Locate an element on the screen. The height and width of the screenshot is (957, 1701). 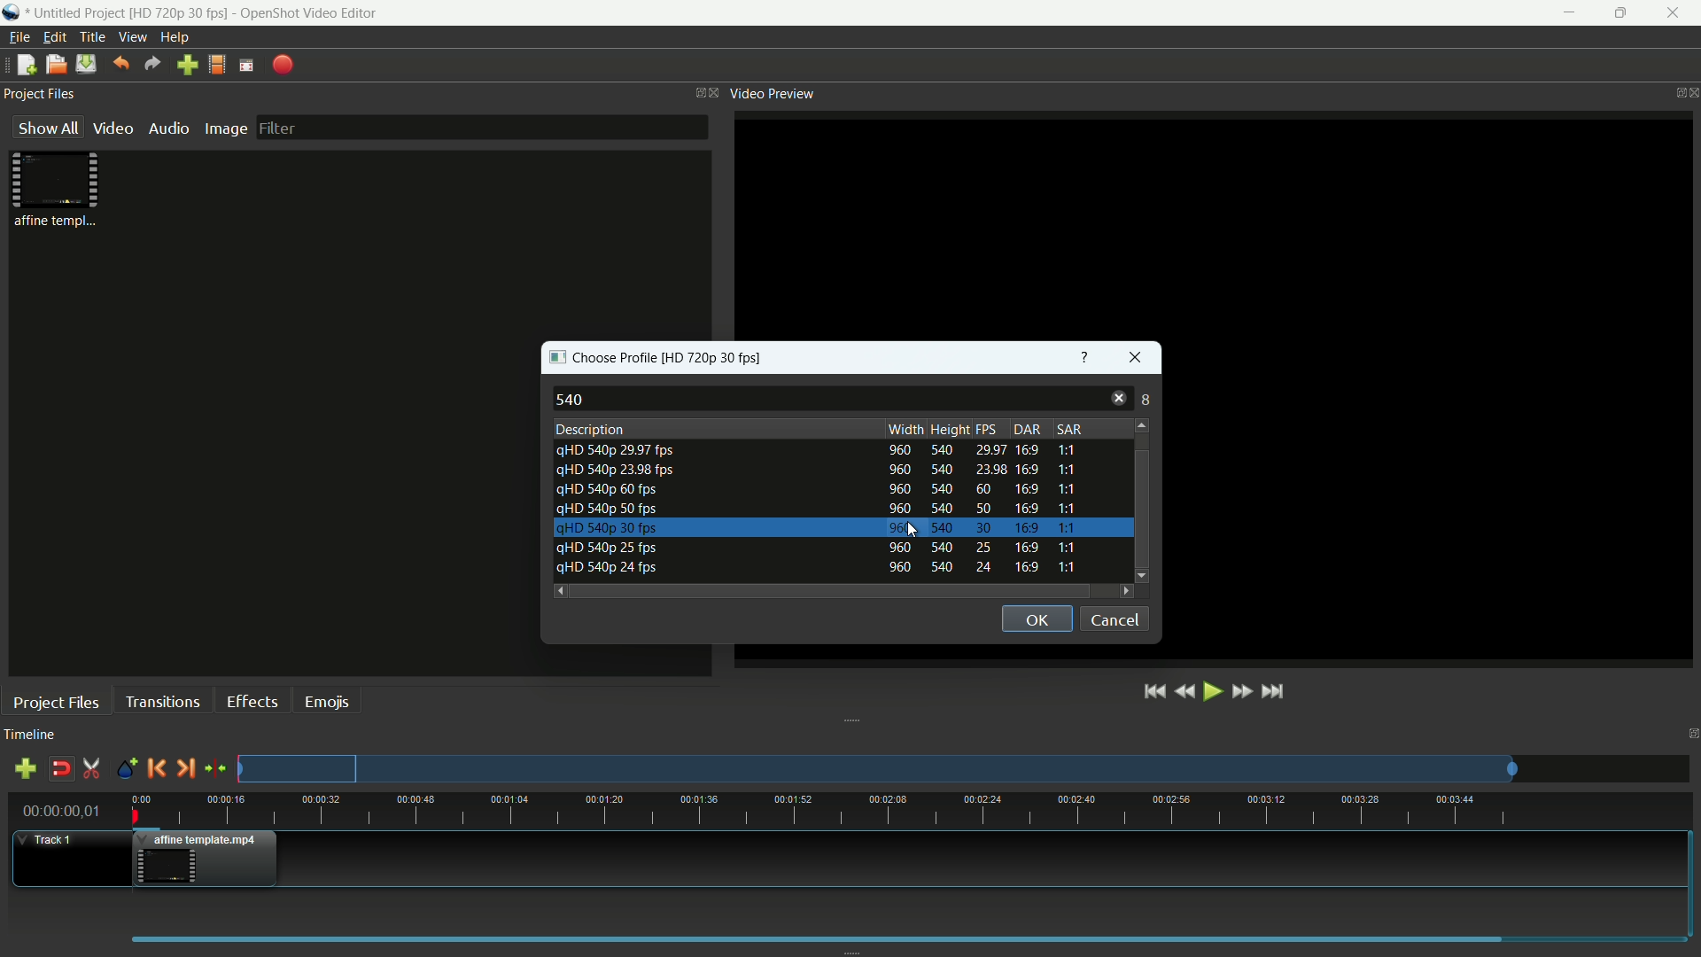
description is located at coordinates (588, 429).